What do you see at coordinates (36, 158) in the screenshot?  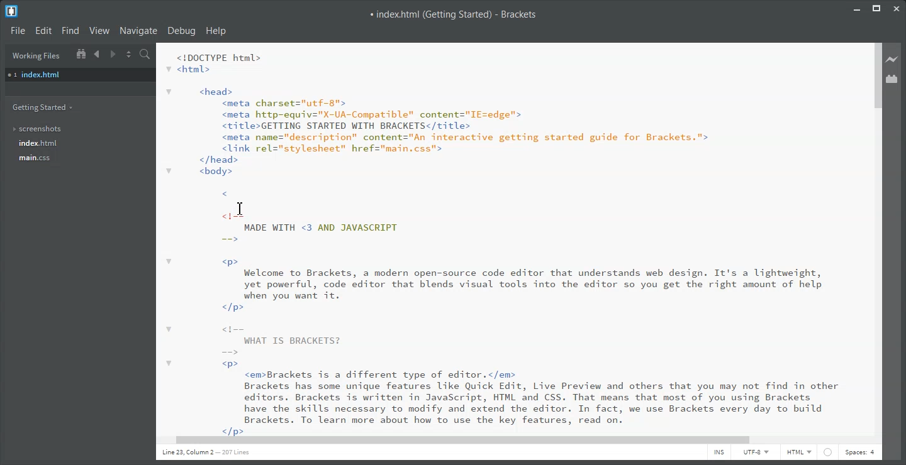 I see `main.css` at bounding box center [36, 158].